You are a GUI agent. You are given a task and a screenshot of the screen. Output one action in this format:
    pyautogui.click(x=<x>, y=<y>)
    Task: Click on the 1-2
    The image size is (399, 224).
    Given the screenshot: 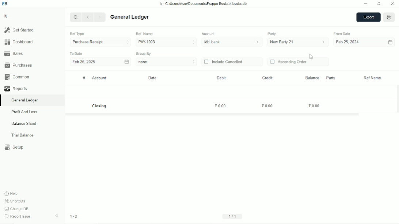 What is the action you would take?
    pyautogui.click(x=74, y=216)
    